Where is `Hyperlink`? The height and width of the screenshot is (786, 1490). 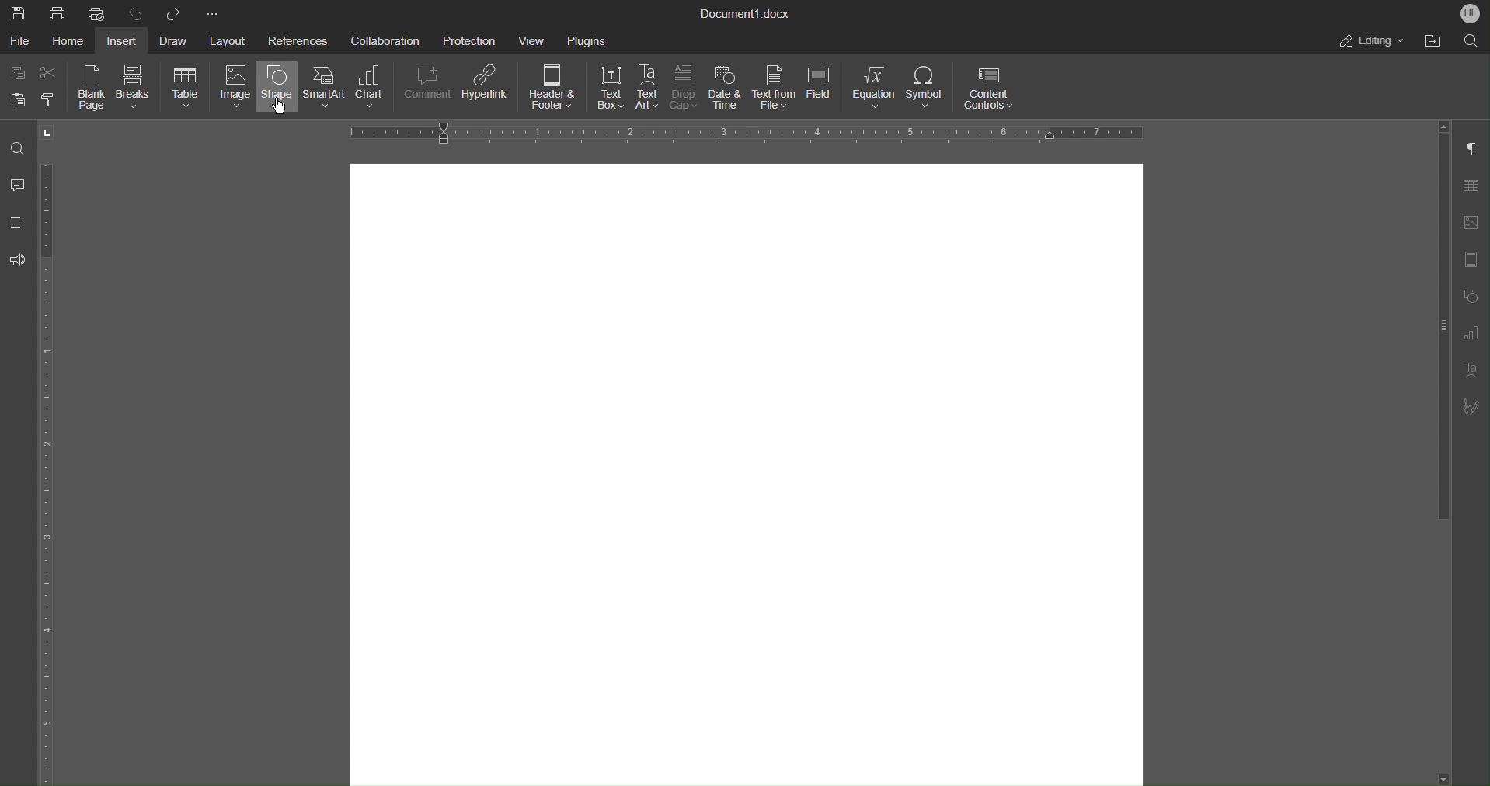
Hyperlink is located at coordinates (488, 89).